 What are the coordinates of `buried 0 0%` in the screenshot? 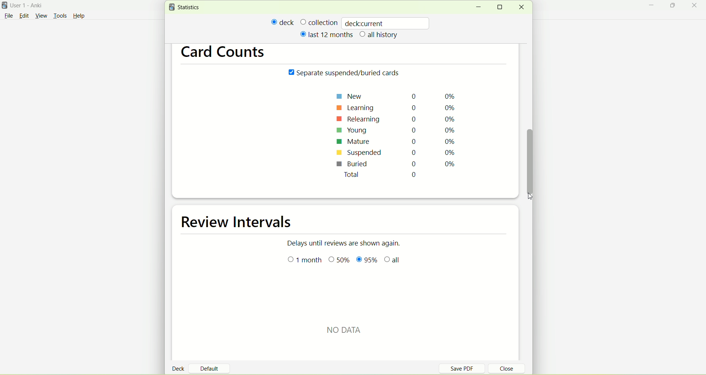 It's located at (395, 165).